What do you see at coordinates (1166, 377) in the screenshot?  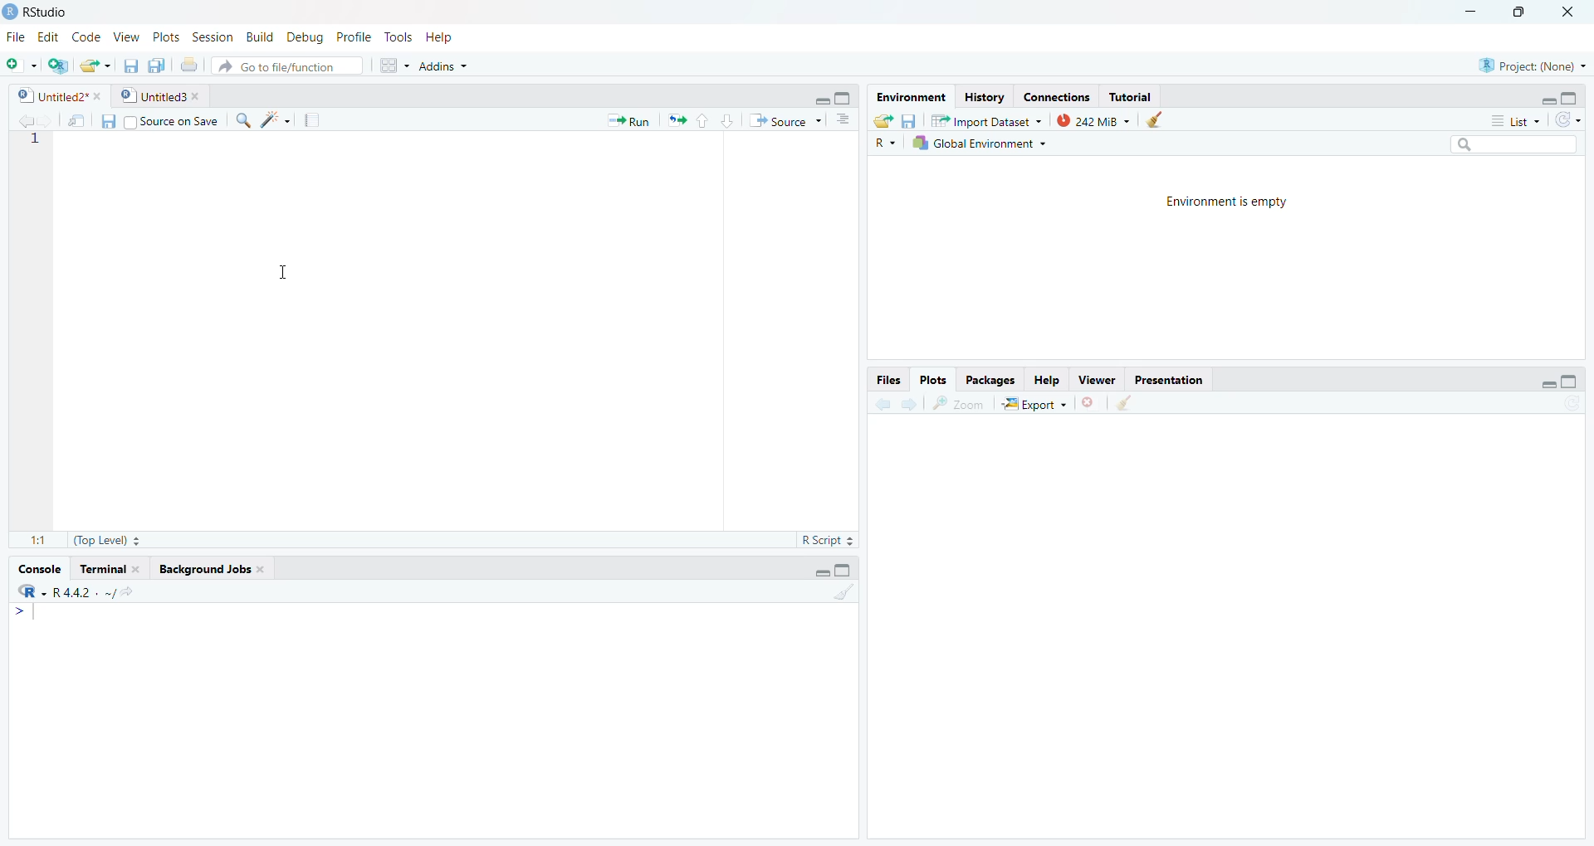 I see `Presentation` at bounding box center [1166, 377].